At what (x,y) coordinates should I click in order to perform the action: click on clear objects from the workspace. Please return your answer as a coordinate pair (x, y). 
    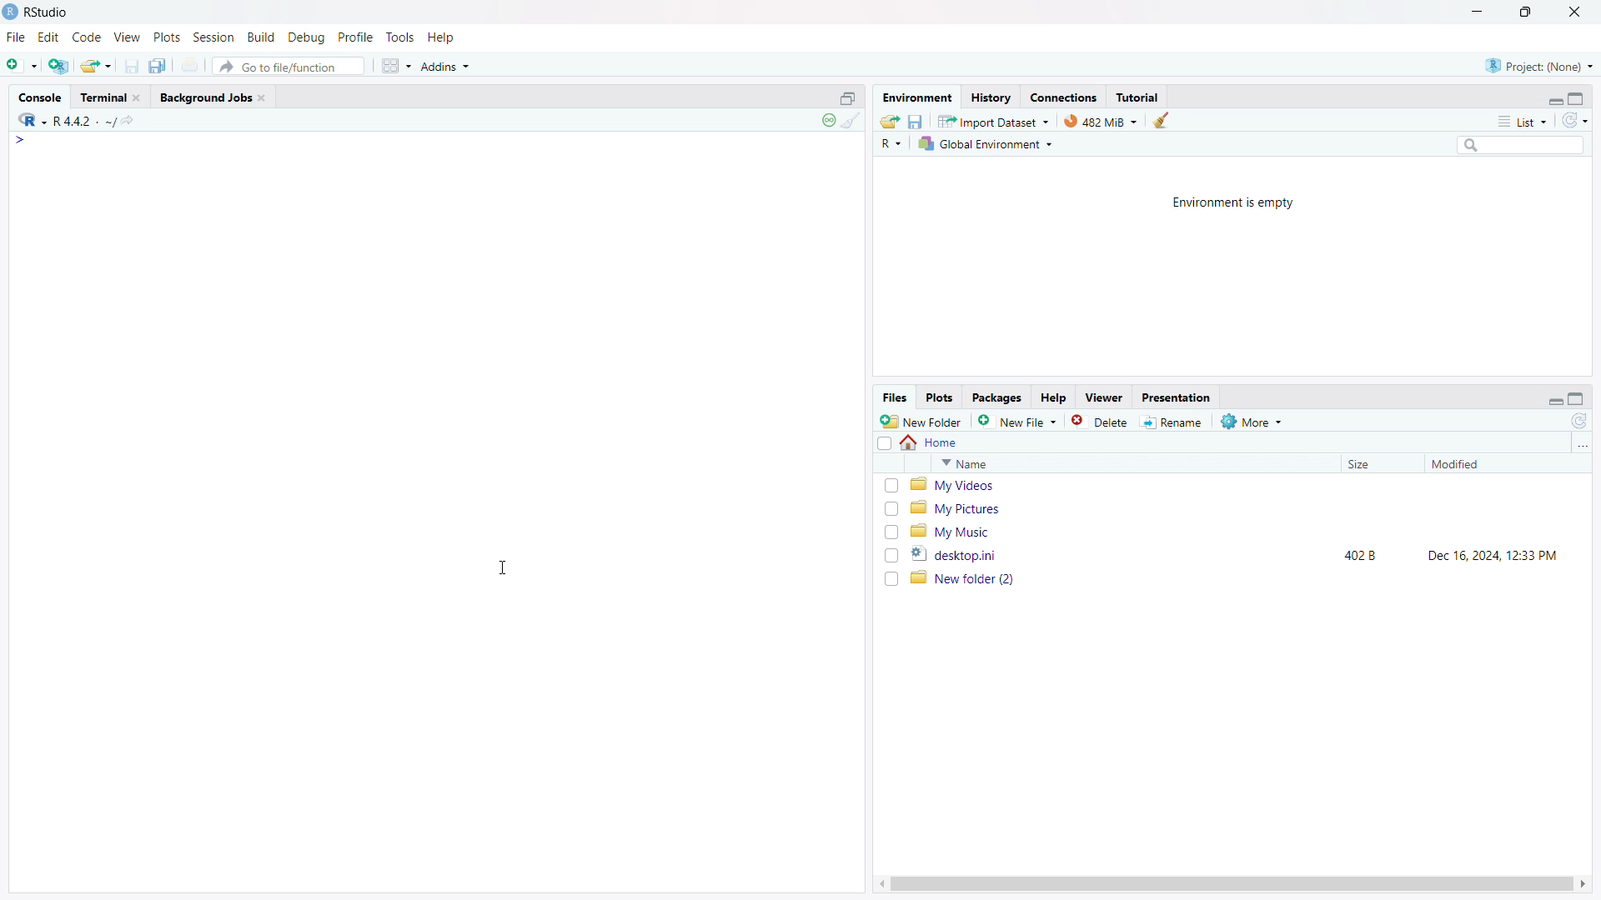
    Looking at the image, I should click on (1160, 120).